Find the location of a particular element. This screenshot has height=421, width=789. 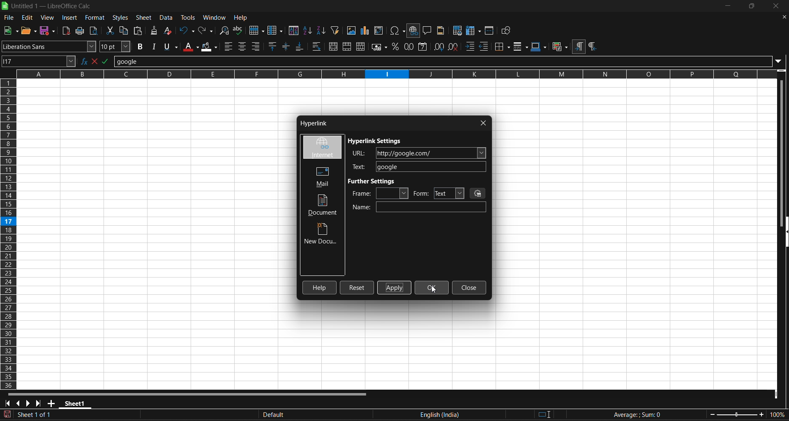

sort descending is located at coordinates (322, 30).